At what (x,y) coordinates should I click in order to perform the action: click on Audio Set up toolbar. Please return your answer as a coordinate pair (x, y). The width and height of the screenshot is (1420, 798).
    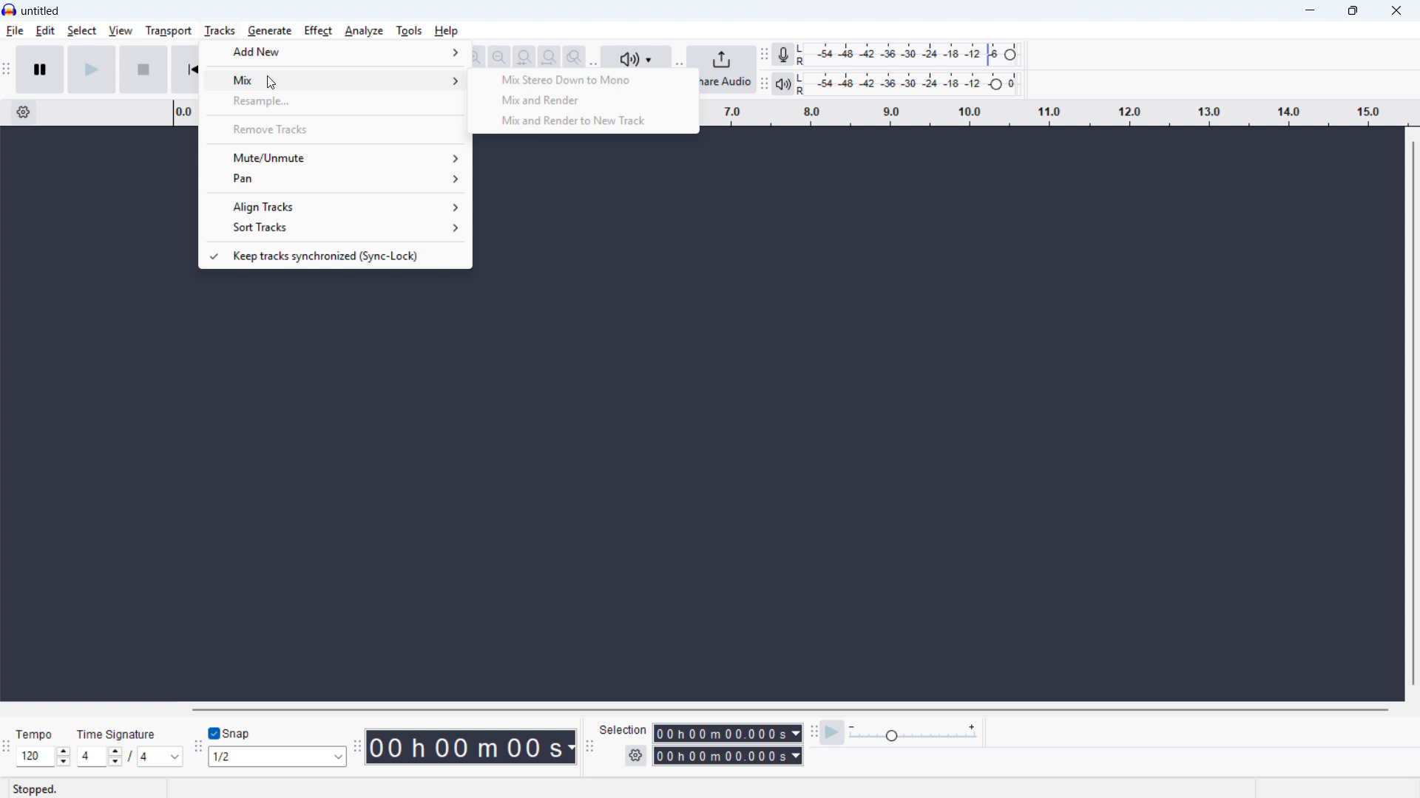
    Looking at the image, I should click on (595, 55).